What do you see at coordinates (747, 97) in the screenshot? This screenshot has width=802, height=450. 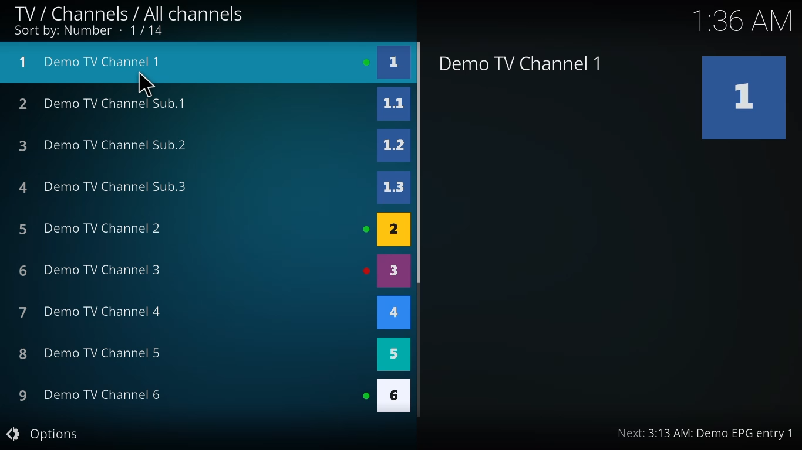 I see `1` at bounding box center [747, 97].